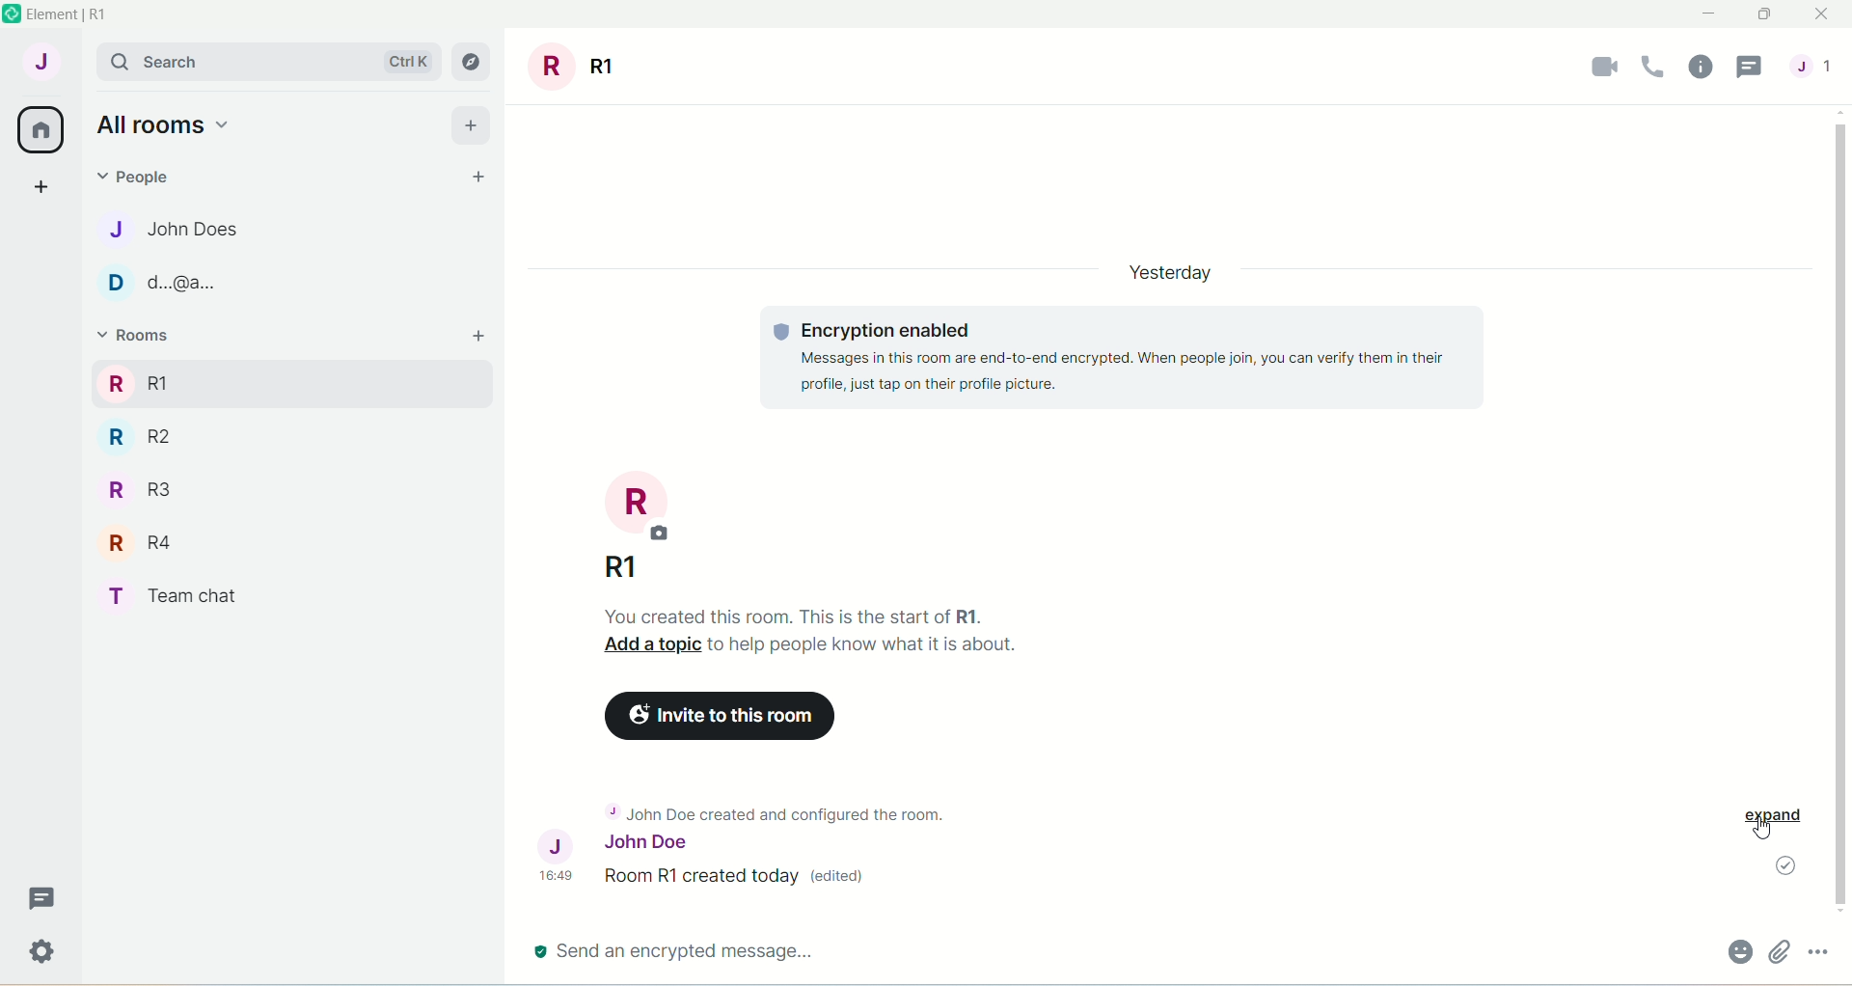  I want to click on & Invite to this room, so click(725, 720).